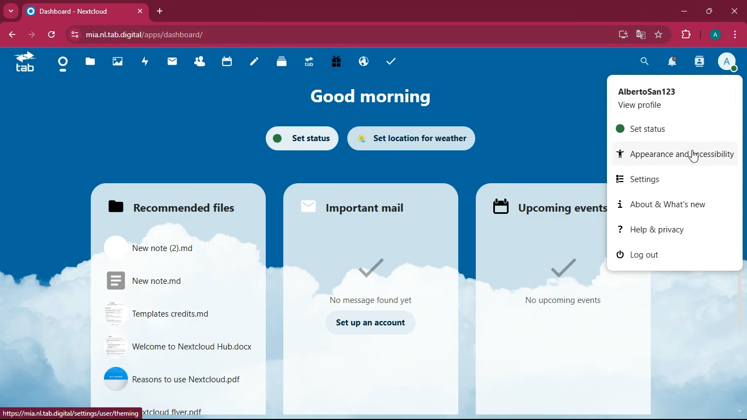 This screenshot has width=747, height=420. What do you see at coordinates (145, 61) in the screenshot?
I see `activity` at bounding box center [145, 61].